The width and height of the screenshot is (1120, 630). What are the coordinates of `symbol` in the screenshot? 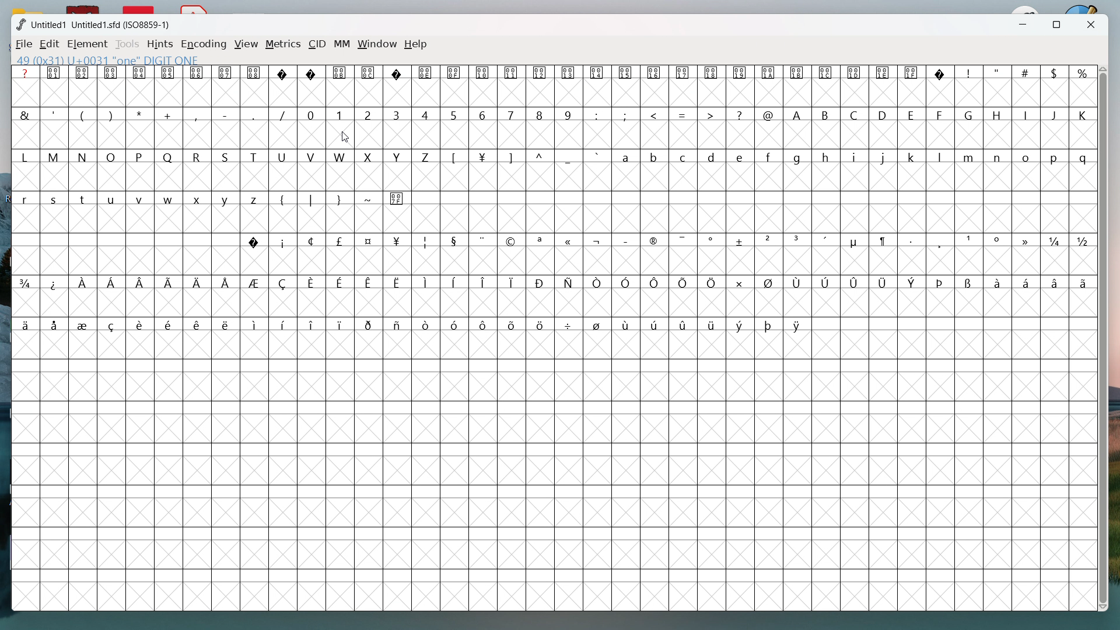 It's located at (111, 72).